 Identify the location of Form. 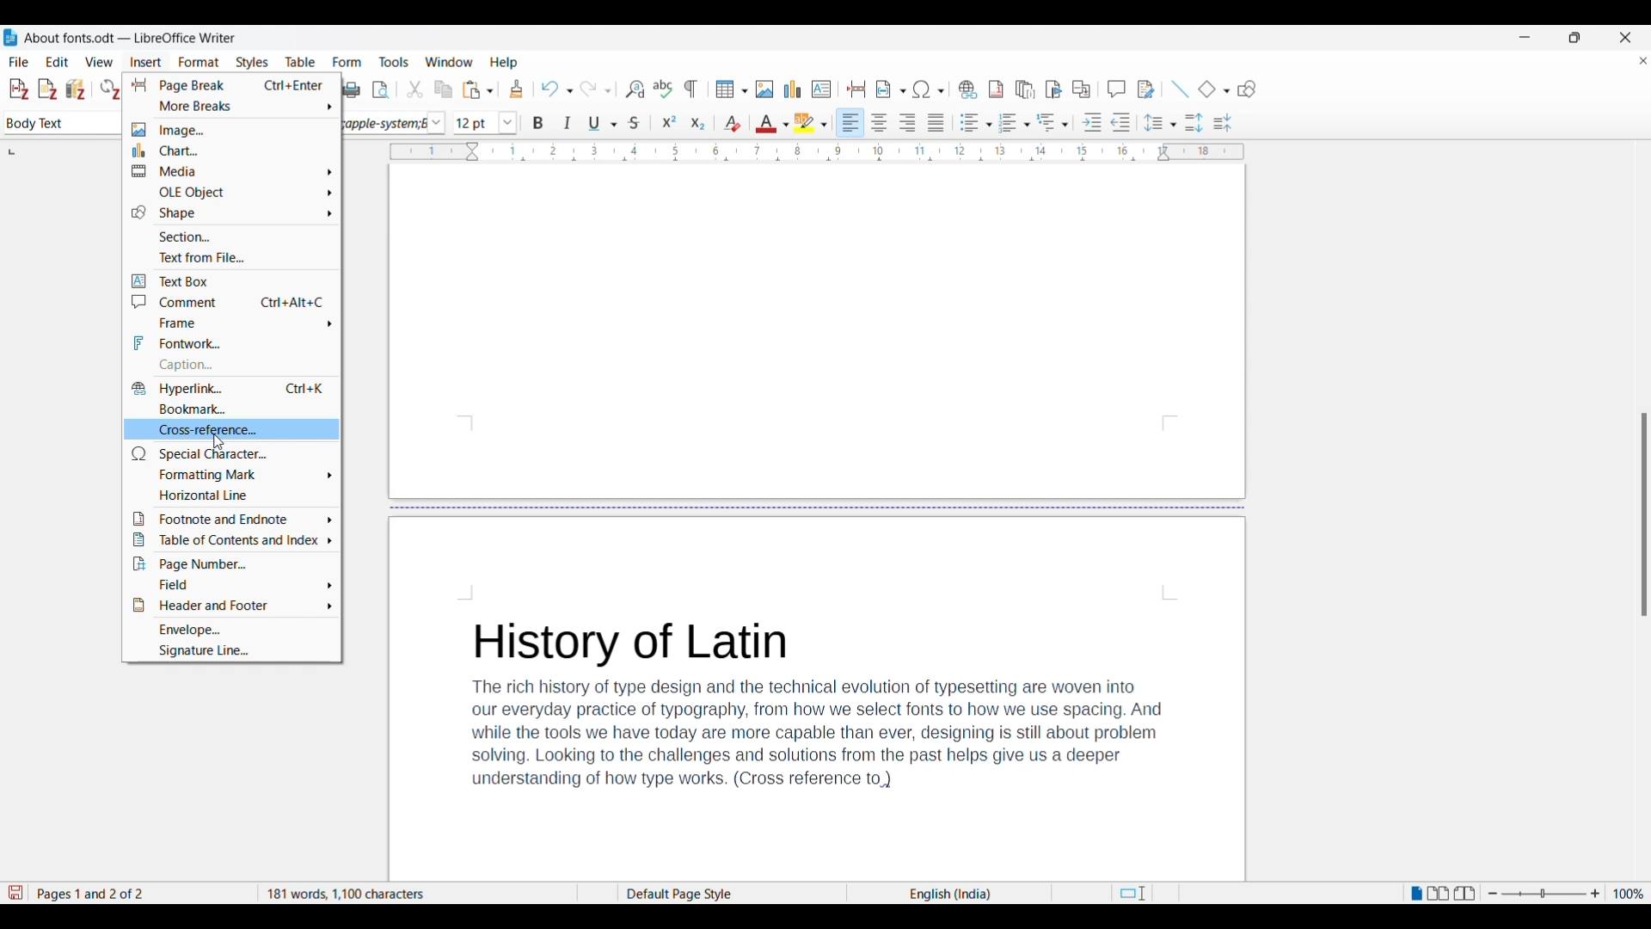
(353, 63).